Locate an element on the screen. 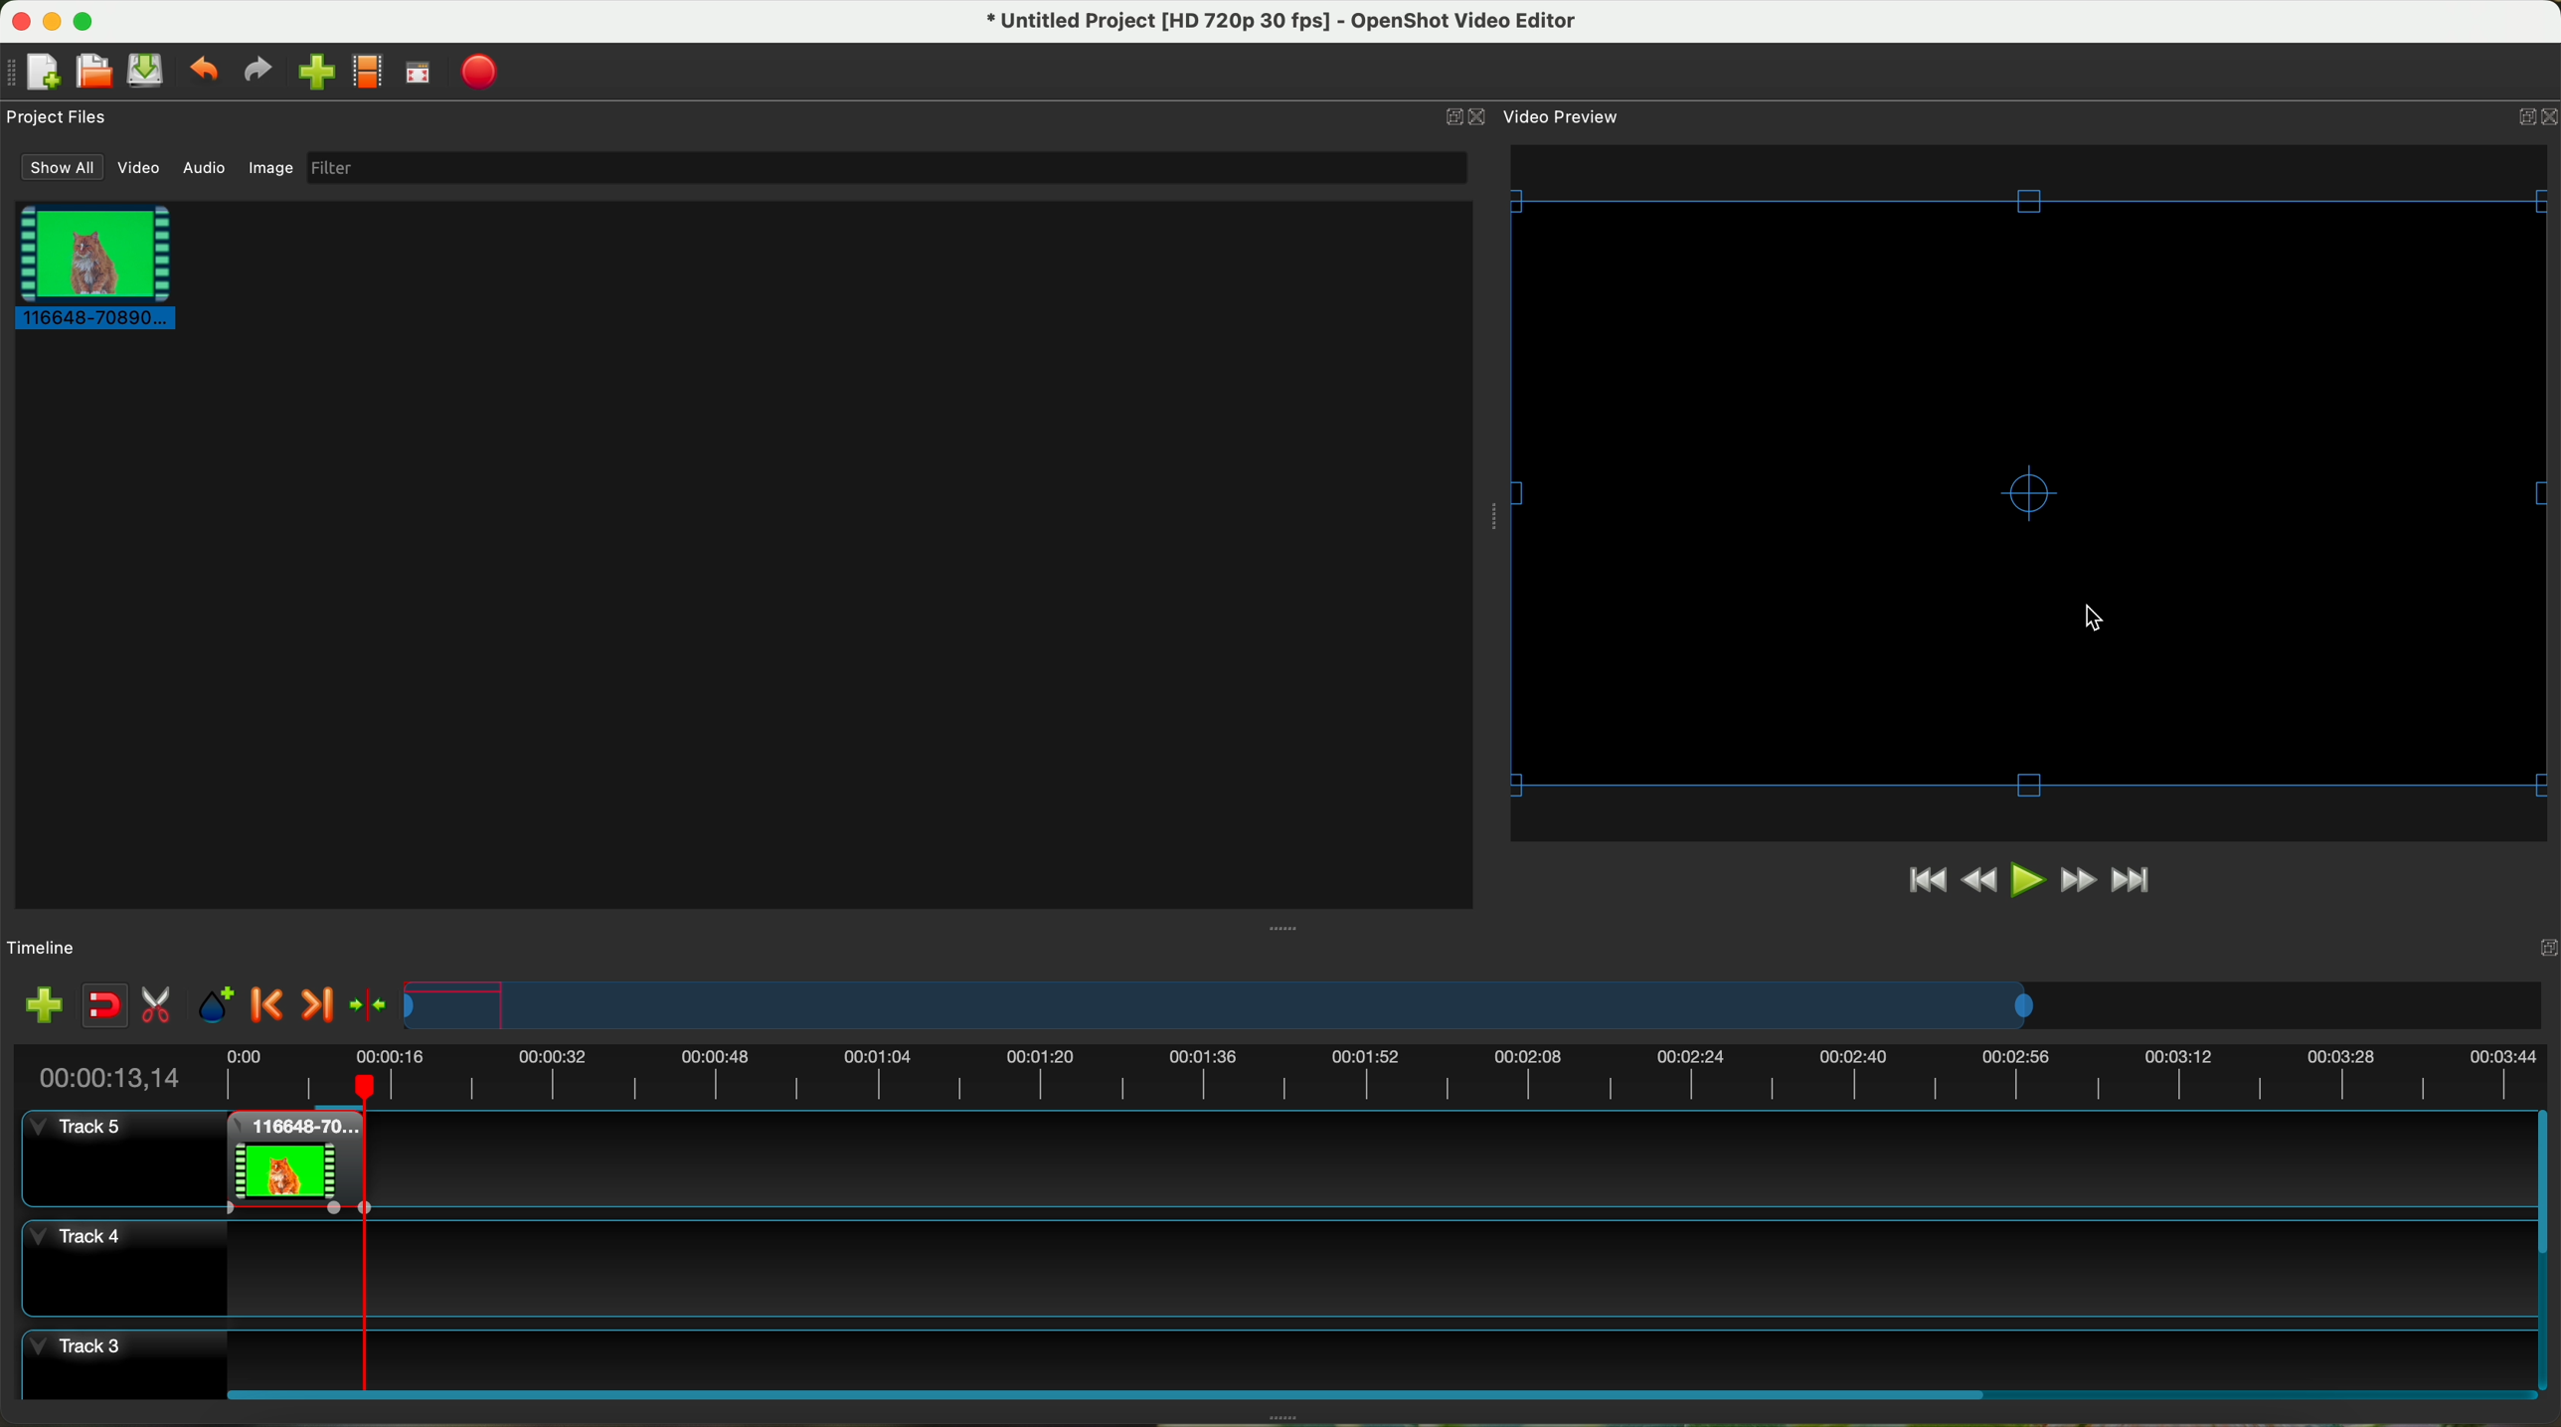 This screenshot has height=1427, width=2561. disable snapping is located at coordinates (105, 1005).